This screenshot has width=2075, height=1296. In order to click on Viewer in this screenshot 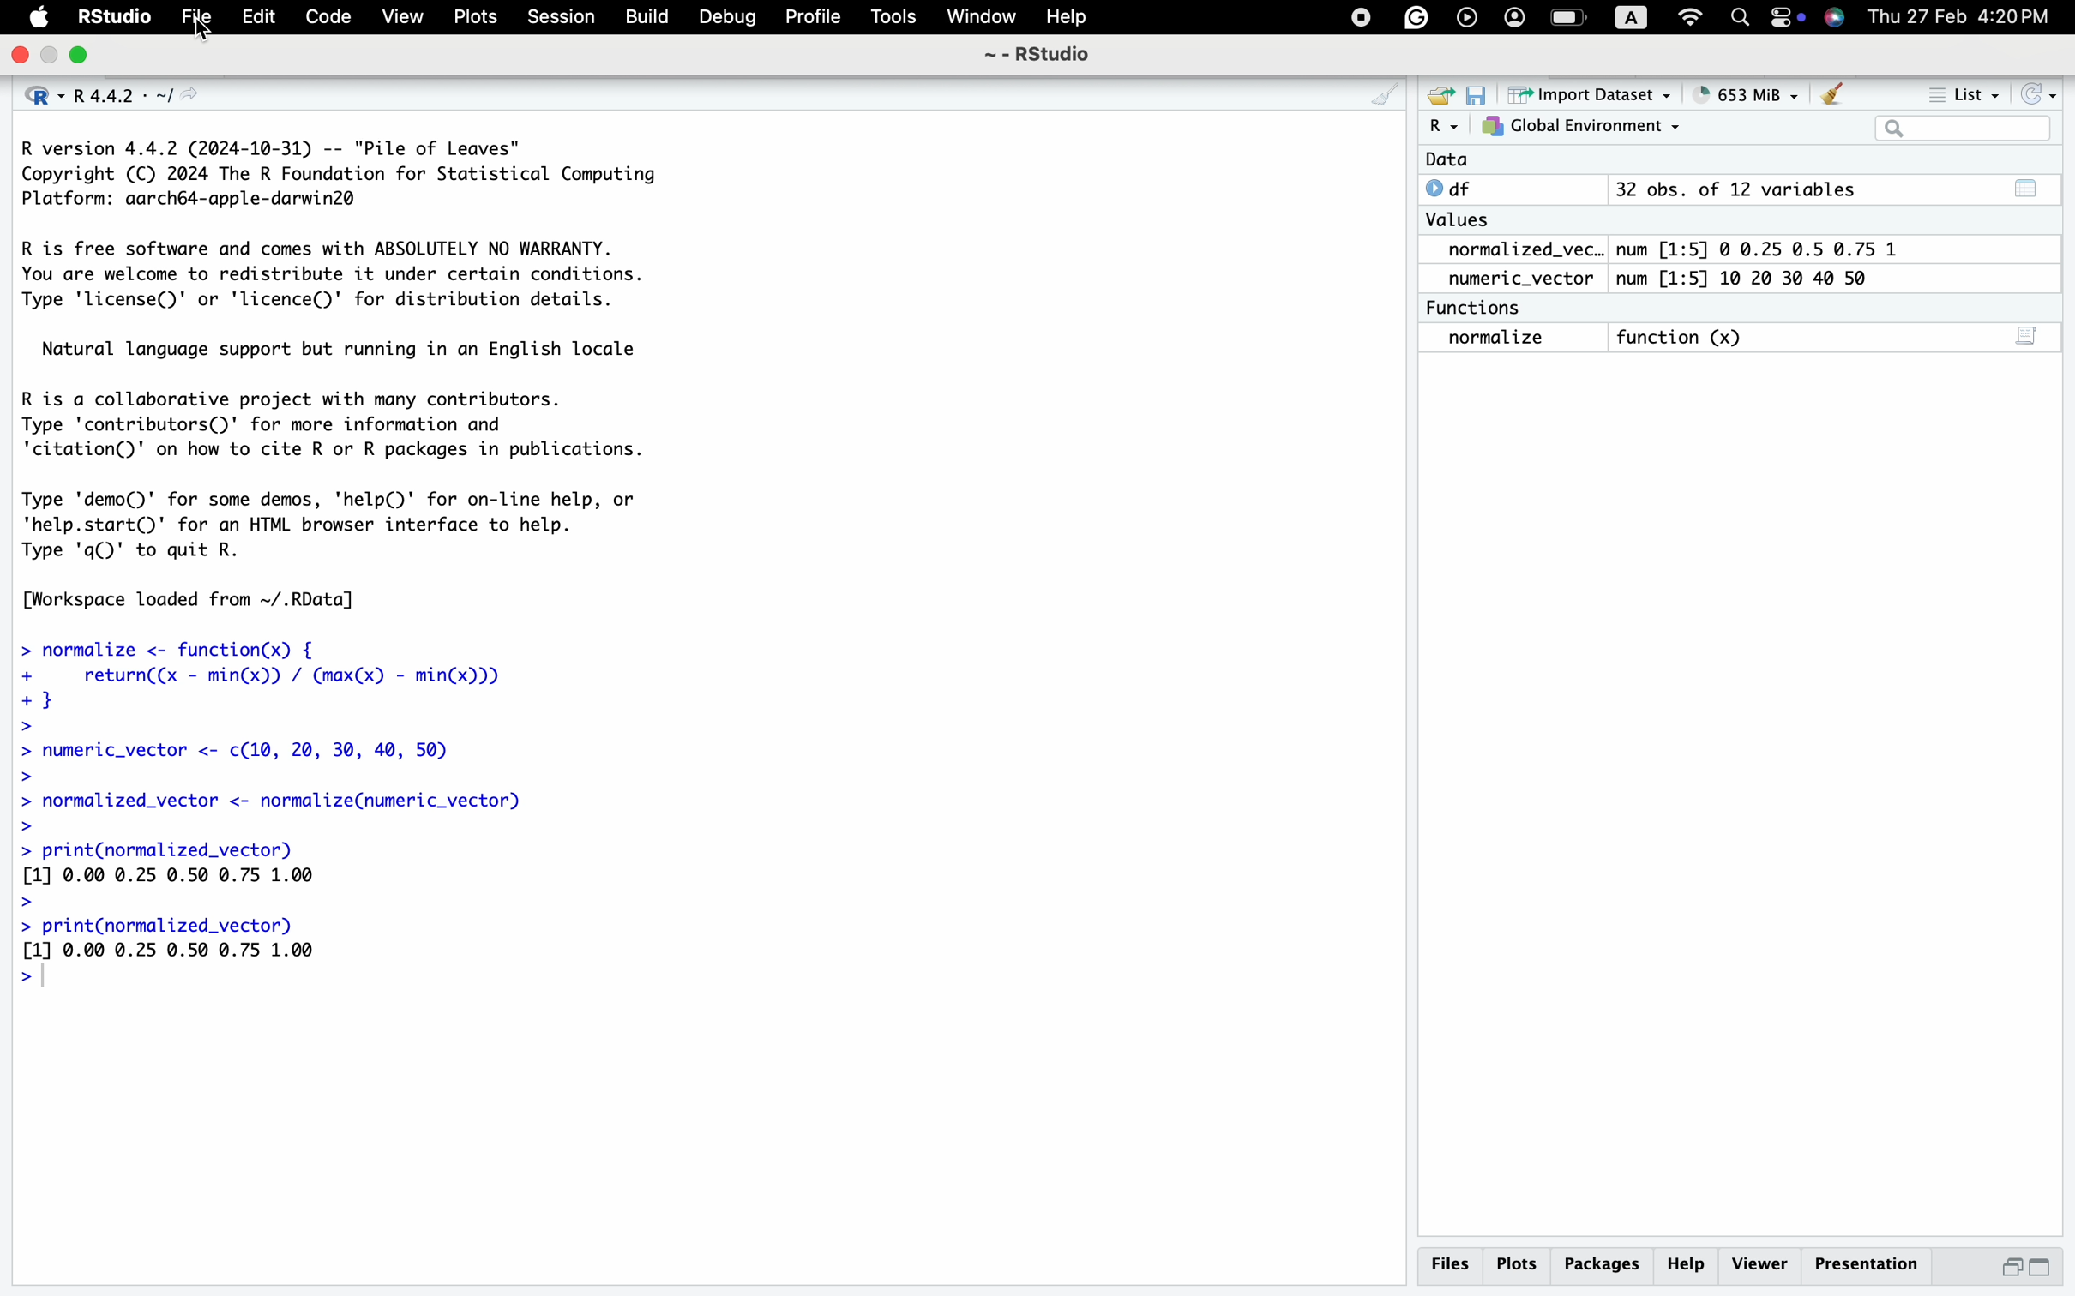, I will do `click(1761, 1262)`.